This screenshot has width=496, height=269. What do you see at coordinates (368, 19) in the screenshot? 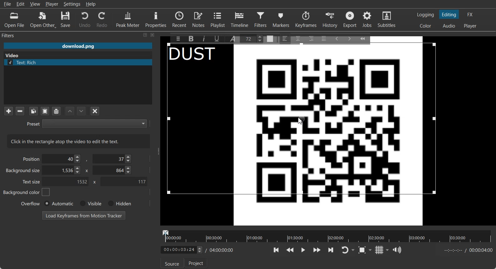
I see `Jobs` at bounding box center [368, 19].